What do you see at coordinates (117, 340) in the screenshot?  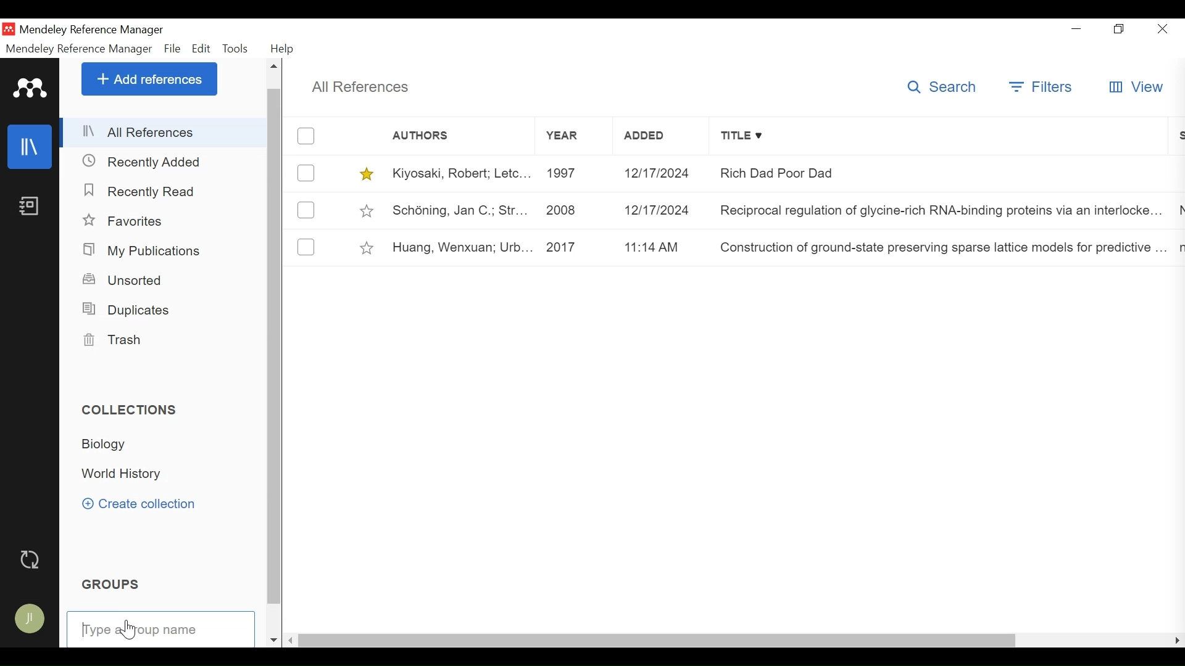 I see `Trash` at bounding box center [117, 340].